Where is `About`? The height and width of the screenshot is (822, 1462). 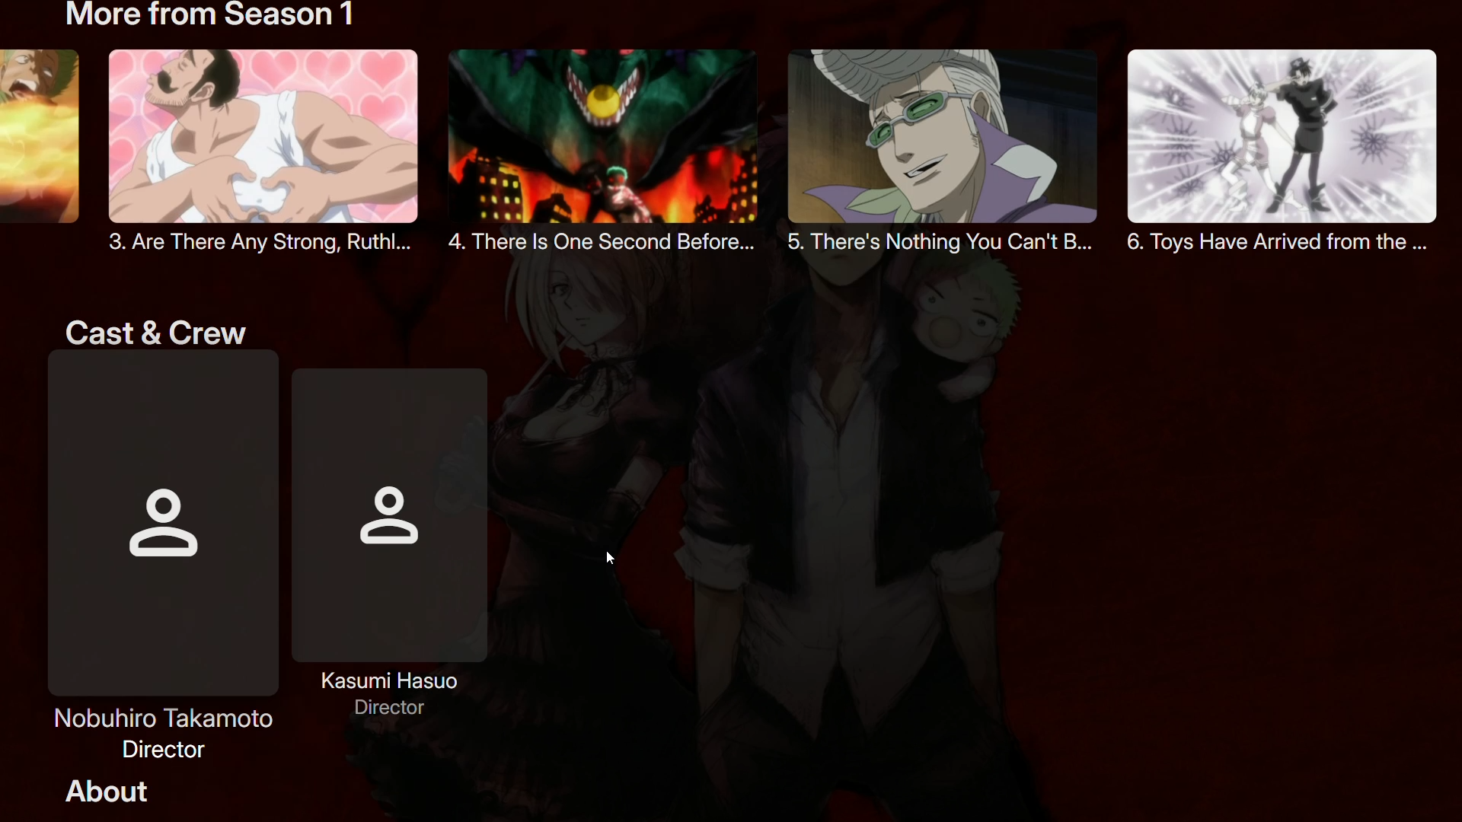
About is located at coordinates (110, 794).